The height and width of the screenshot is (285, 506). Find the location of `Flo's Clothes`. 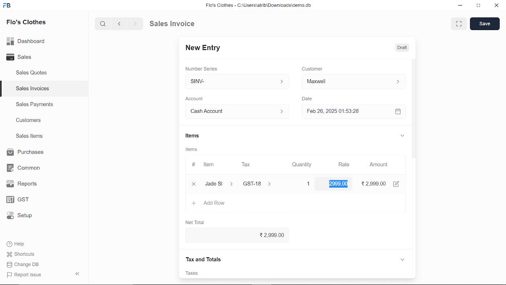

Flo's Clothes is located at coordinates (26, 23).